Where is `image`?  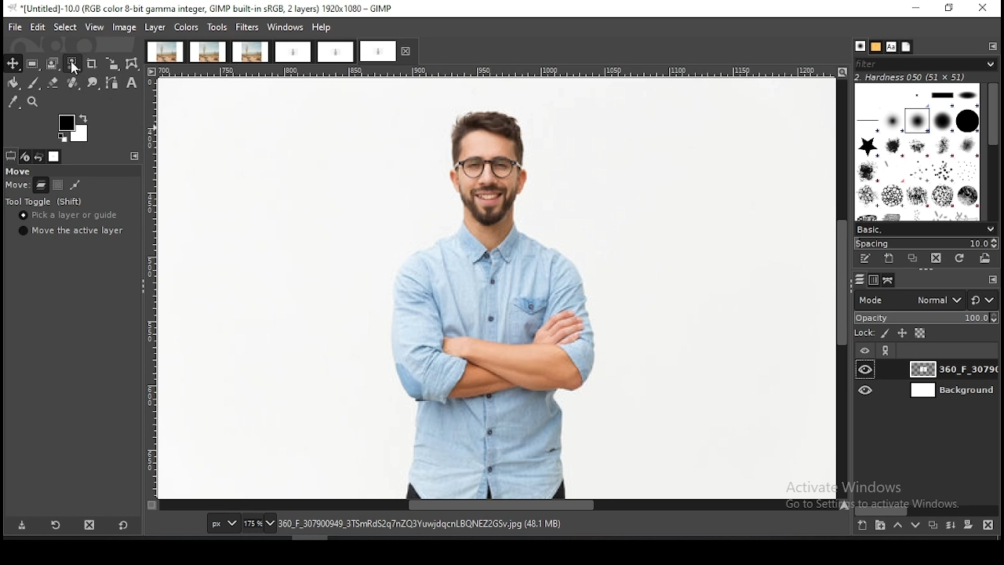 image is located at coordinates (124, 28).